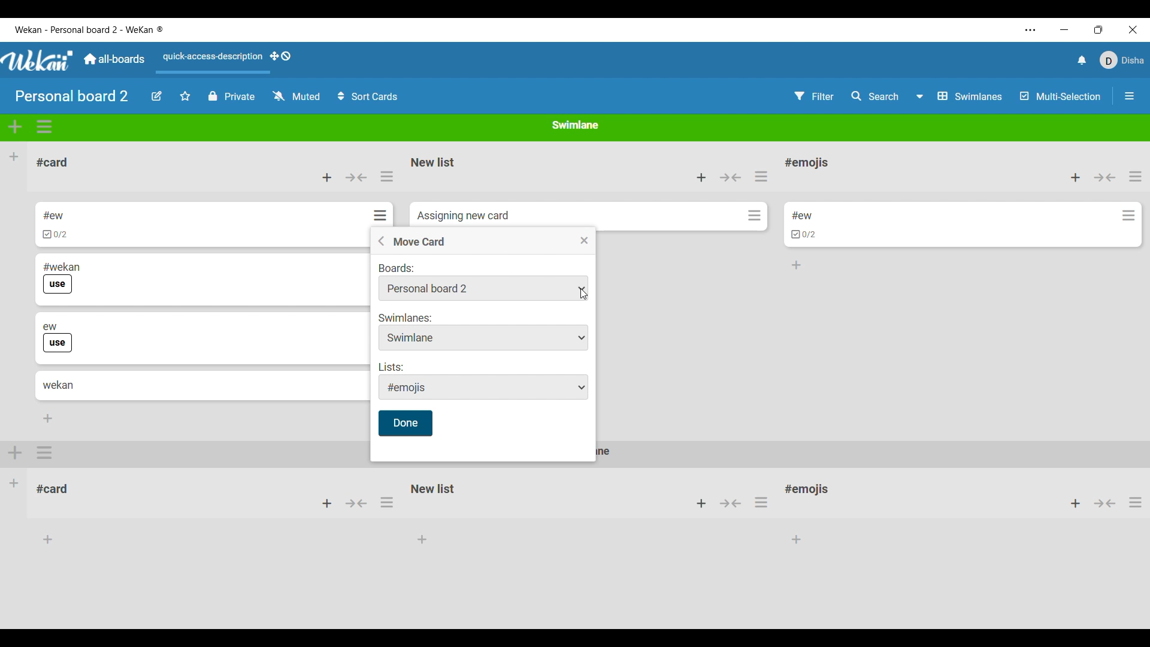  What do you see at coordinates (397, 268) in the screenshot?
I see `Indicates board options` at bounding box center [397, 268].